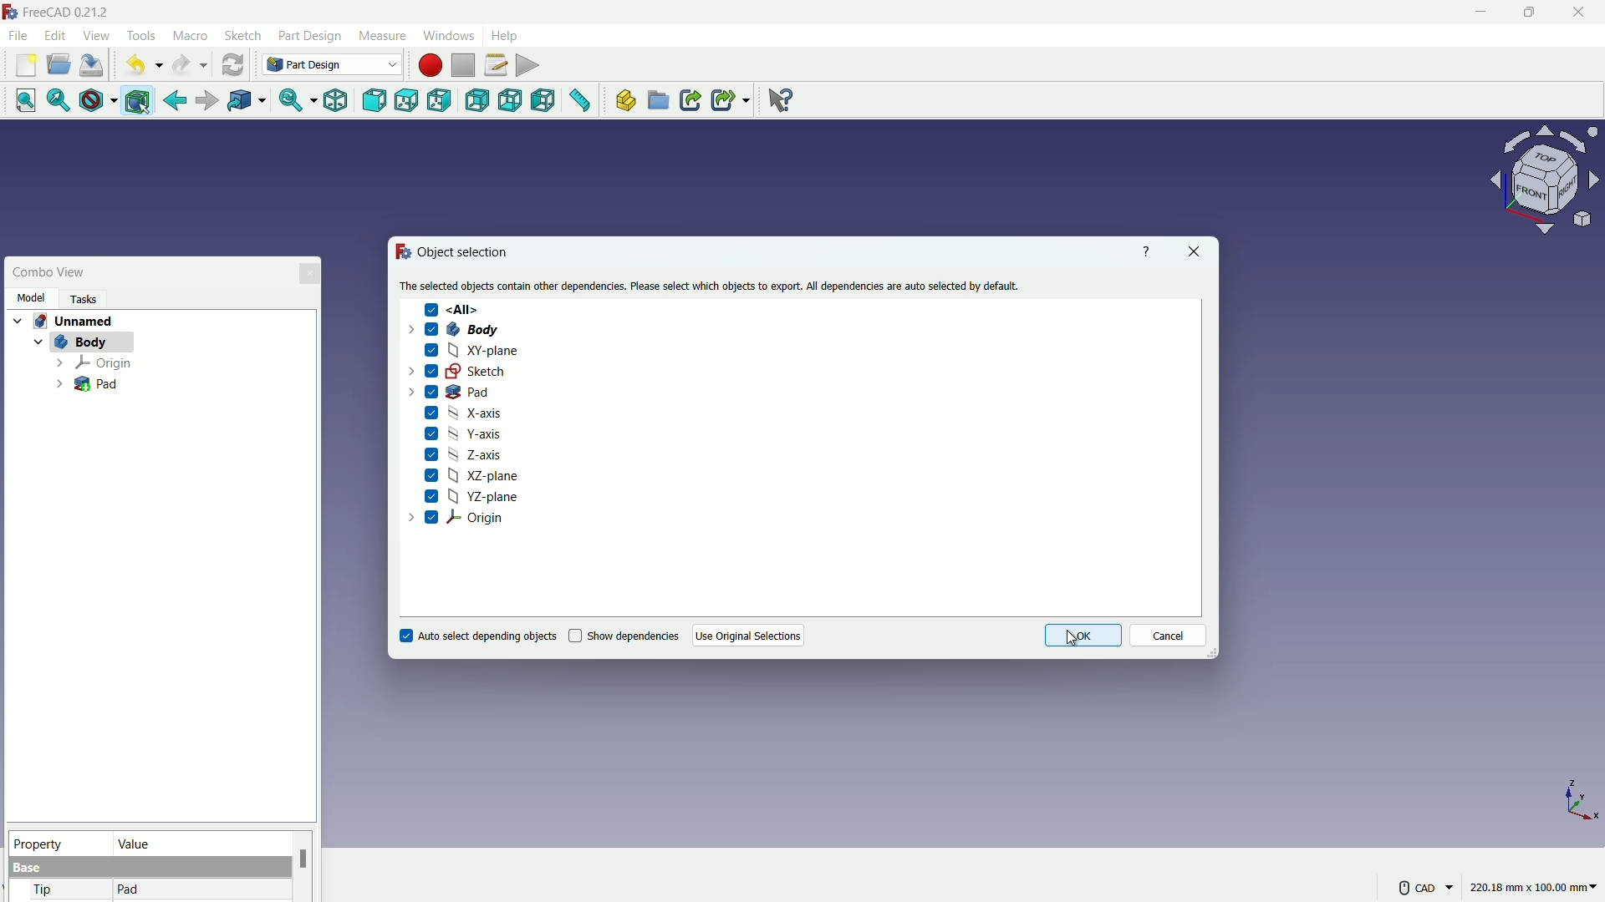 The height and width of the screenshot is (902, 1605). Describe the element at coordinates (471, 496) in the screenshot. I see `YZ-plane` at that location.